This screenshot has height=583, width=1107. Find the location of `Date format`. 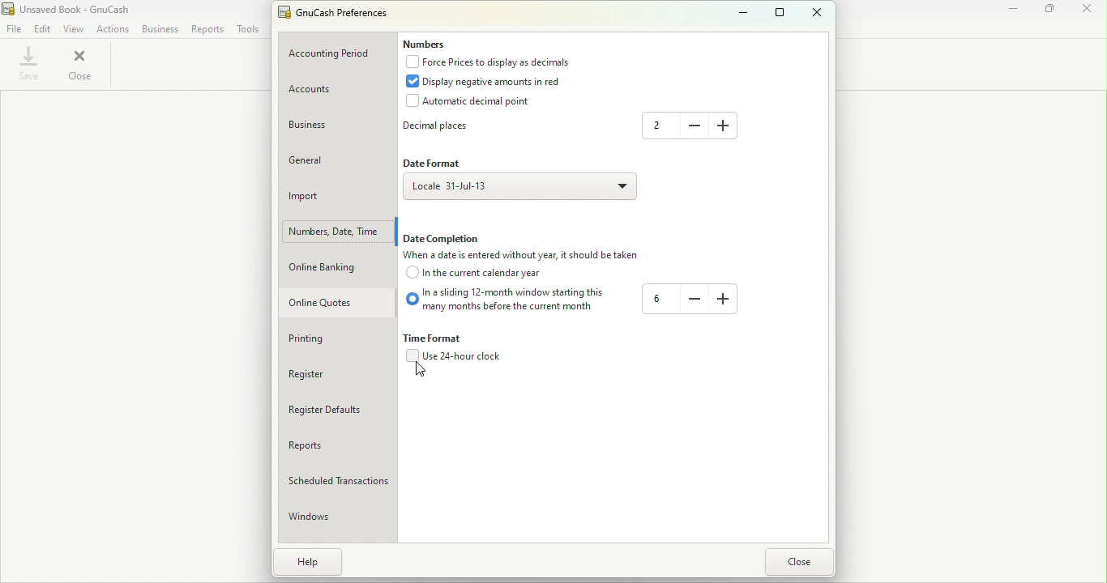

Date format is located at coordinates (434, 162).